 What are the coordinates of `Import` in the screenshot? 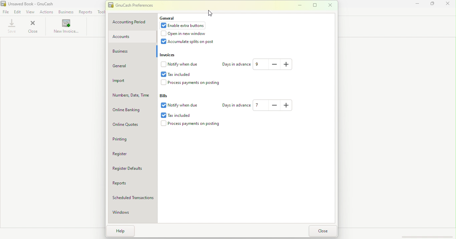 It's located at (130, 81).